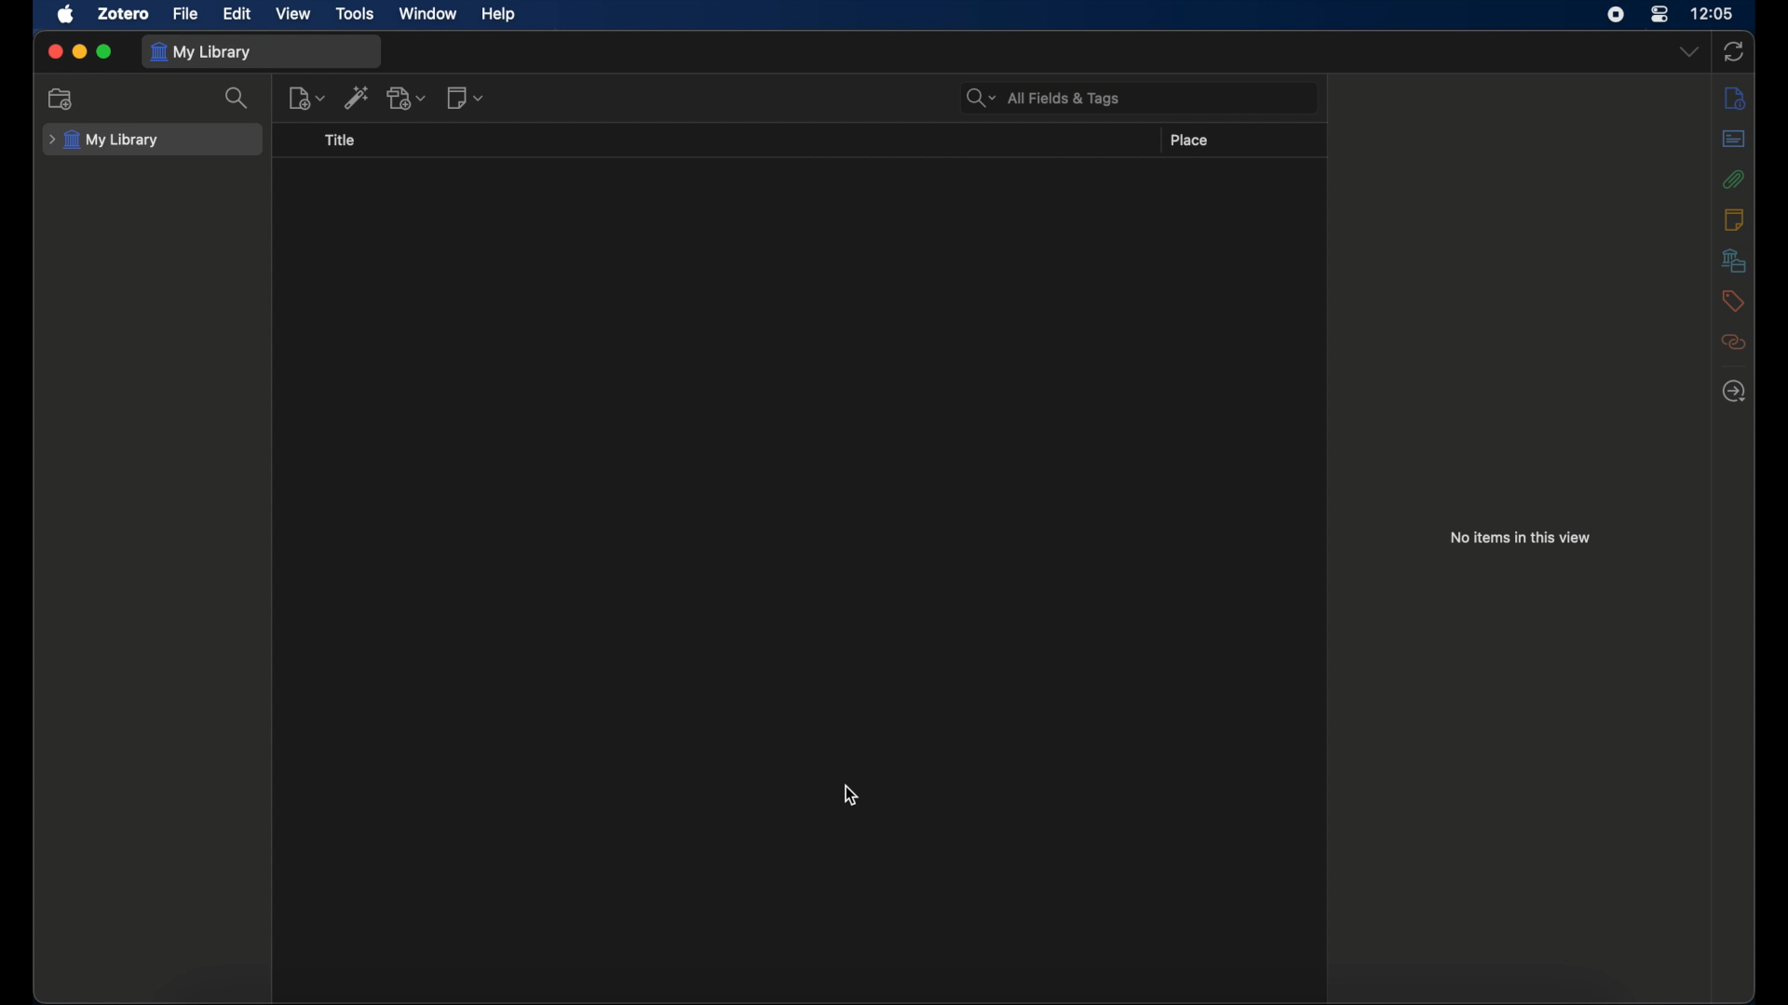  Describe the element at coordinates (1733, 393) in the screenshot. I see `locate` at that location.